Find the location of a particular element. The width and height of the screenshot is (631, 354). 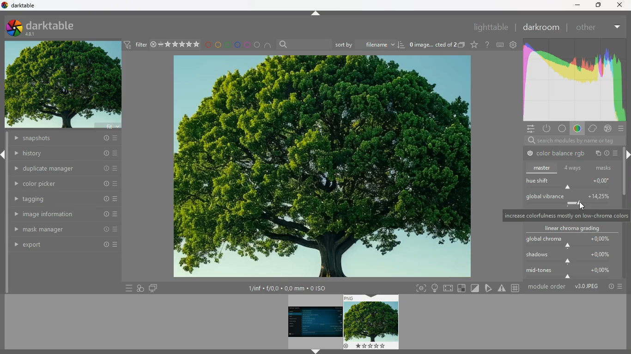

circle is located at coordinates (258, 45).